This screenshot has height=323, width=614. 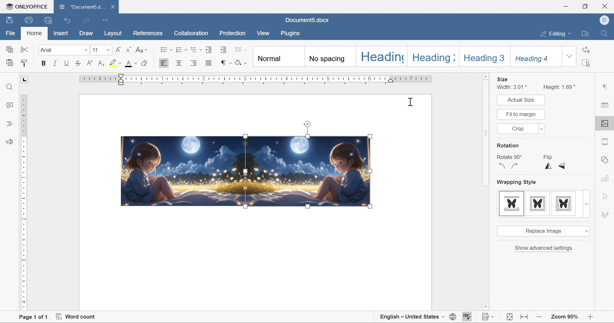 I want to click on image, so click(x=182, y=170).